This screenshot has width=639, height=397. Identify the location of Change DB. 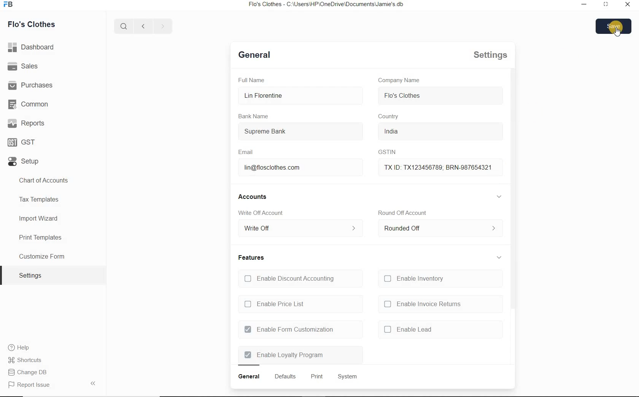
(30, 360).